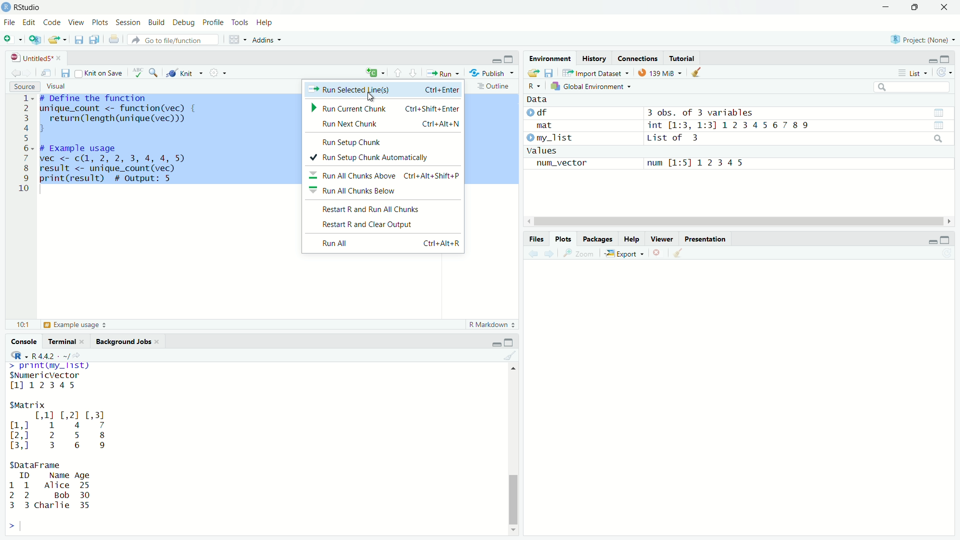  I want to click on minimize, so click(886, 7).